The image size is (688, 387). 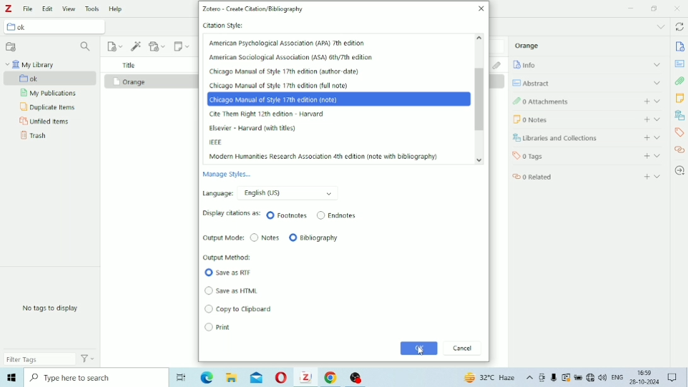 I want to click on Locate, so click(x=679, y=171).